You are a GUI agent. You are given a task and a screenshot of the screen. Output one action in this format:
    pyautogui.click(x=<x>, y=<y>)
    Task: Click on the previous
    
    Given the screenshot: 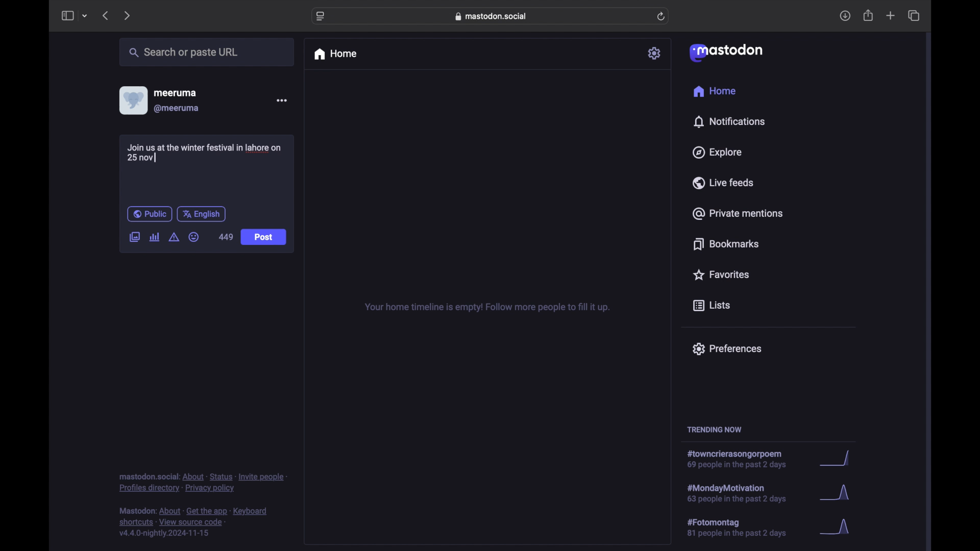 What is the action you would take?
    pyautogui.click(x=105, y=15)
    